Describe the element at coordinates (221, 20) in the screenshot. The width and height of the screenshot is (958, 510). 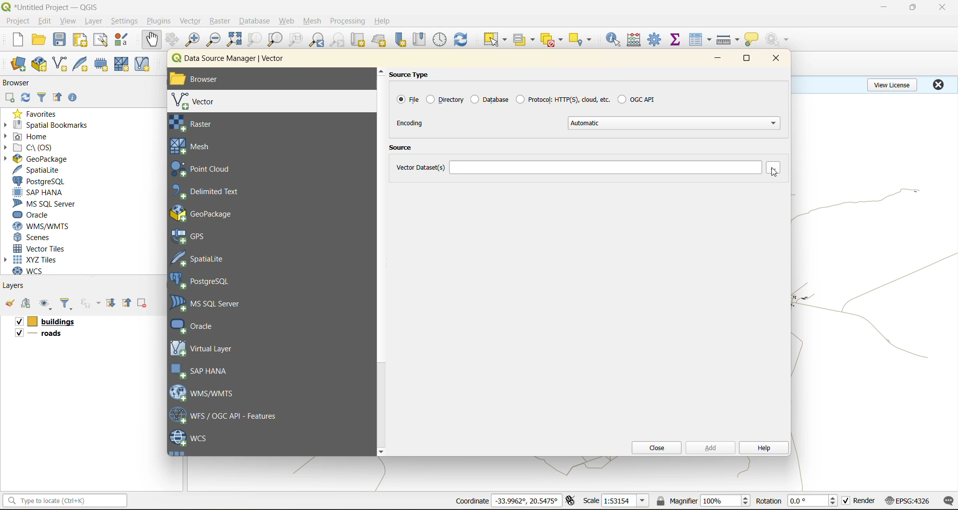
I see `raster` at that location.